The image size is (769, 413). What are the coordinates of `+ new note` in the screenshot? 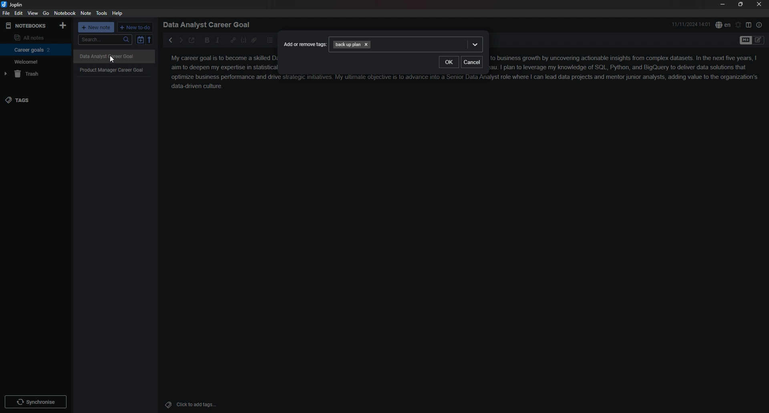 It's located at (96, 27).